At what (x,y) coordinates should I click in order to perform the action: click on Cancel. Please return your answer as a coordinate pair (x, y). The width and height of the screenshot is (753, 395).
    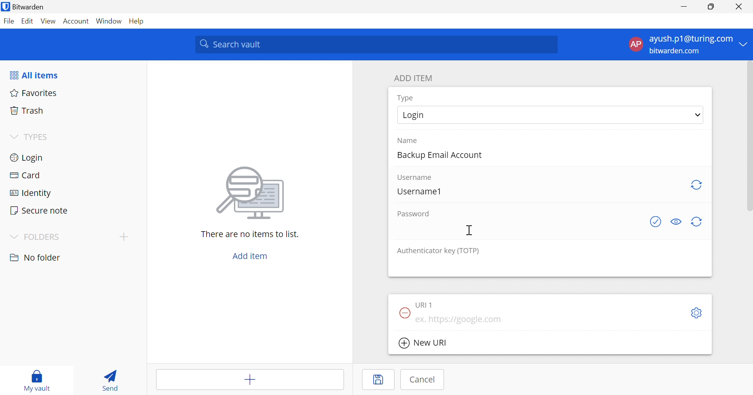
    Looking at the image, I should click on (423, 380).